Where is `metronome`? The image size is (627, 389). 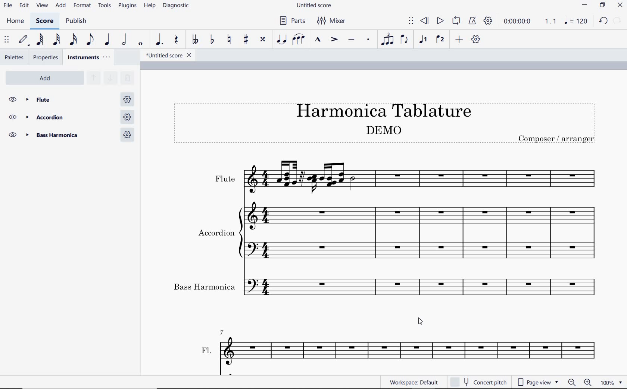
metronome is located at coordinates (472, 21).